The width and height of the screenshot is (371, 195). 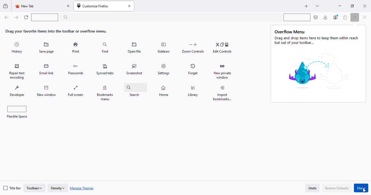 I want to click on close tab, so click(x=68, y=6).